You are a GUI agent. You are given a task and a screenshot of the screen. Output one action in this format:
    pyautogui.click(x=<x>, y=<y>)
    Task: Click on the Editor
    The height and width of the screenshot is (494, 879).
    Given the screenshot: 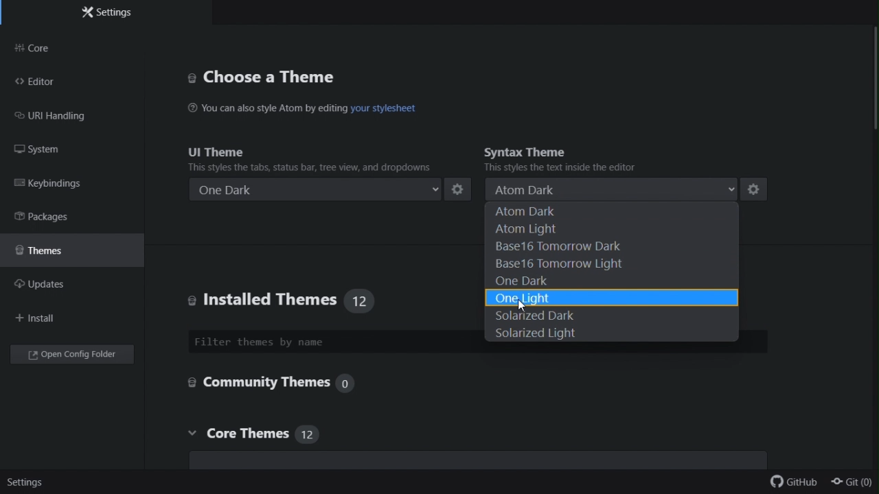 What is the action you would take?
    pyautogui.click(x=38, y=81)
    